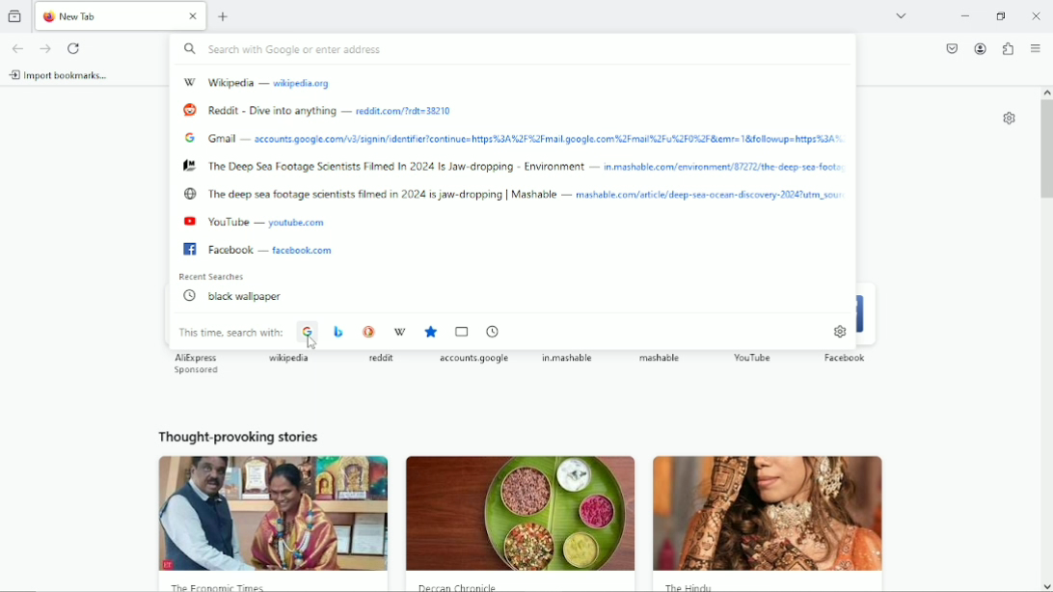  I want to click on you tube, so click(755, 358).